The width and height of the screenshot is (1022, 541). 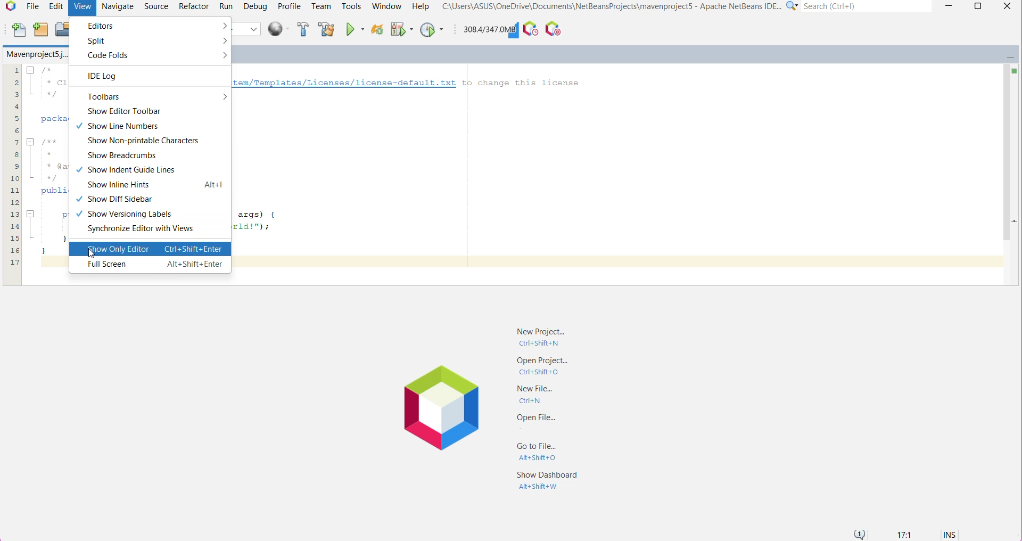 What do you see at coordinates (36, 54) in the screenshot?
I see `Mavenproject5.j..` at bounding box center [36, 54].